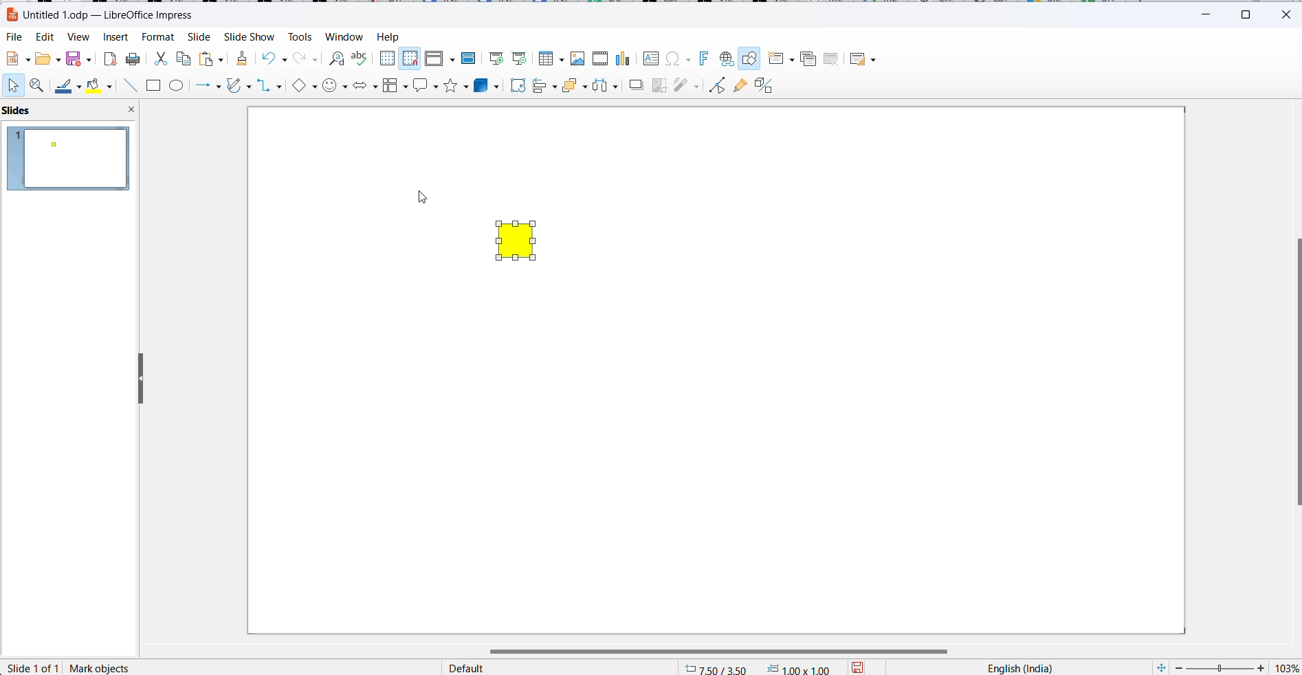  What do you see at coordinates (410, 58) in the screenshot?
I see `Snap to grid` at bounding box center [410, 58].